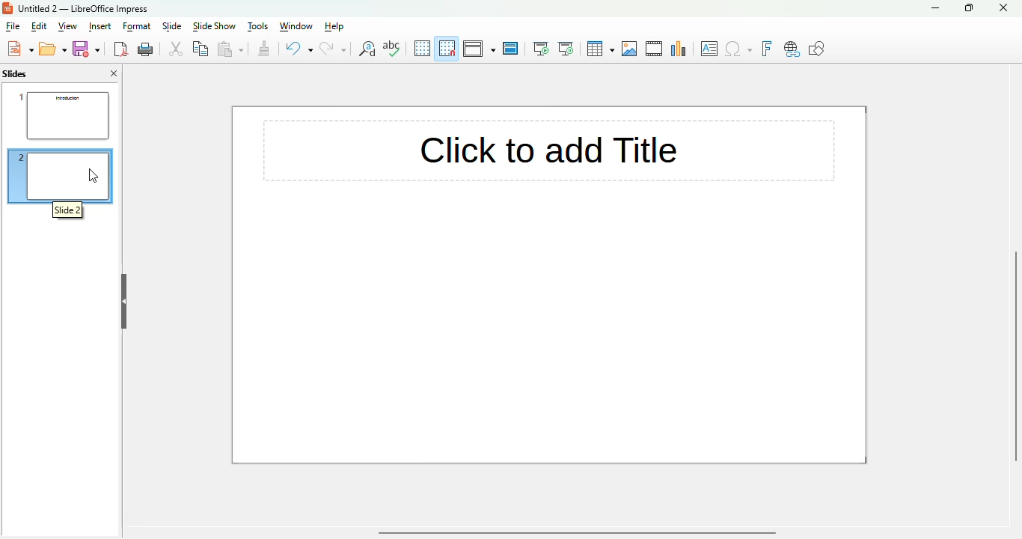 The width and height of the screenshot is (1022, 539). I want to click on click to add title, so click(465, 150).